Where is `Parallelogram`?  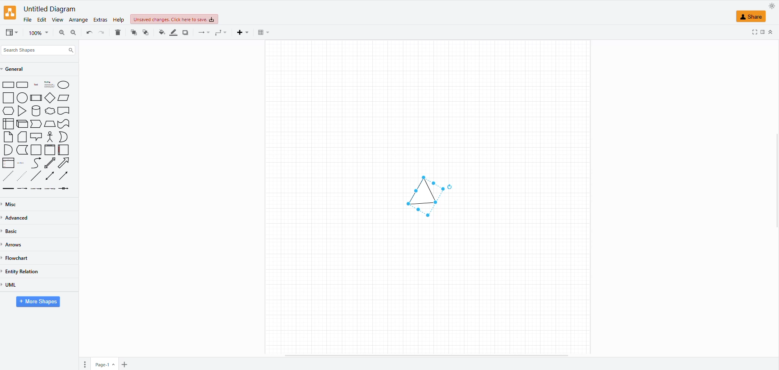 Parallelogram is located at coordinates (65, 98).